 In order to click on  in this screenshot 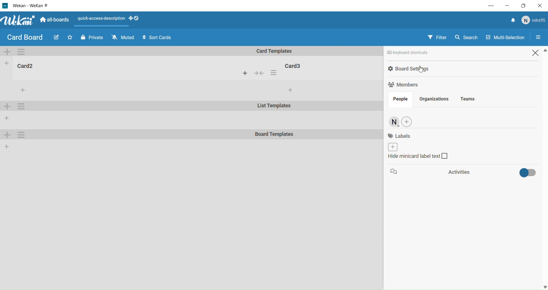, I will do `click(7, 51)`.